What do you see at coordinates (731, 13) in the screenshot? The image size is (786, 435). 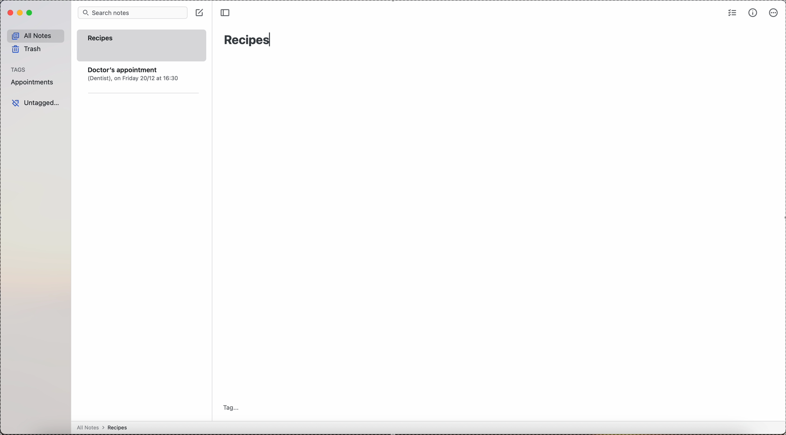 I see `check list` at bounding box center [731, 13].